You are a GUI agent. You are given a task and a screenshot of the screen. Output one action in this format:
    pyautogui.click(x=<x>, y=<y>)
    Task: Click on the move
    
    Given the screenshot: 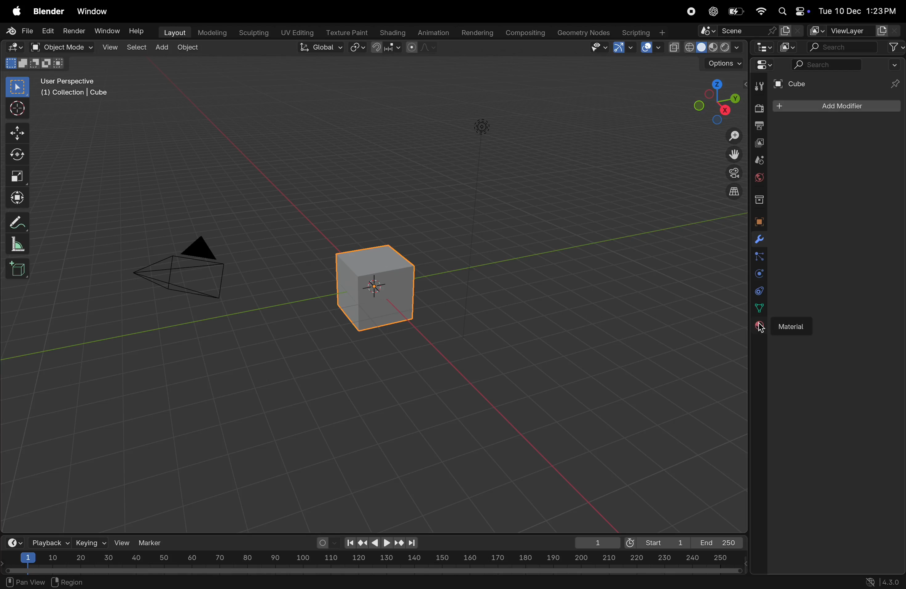 What is the action you would take?
    pyautogui.click(x=17, y=134)
    